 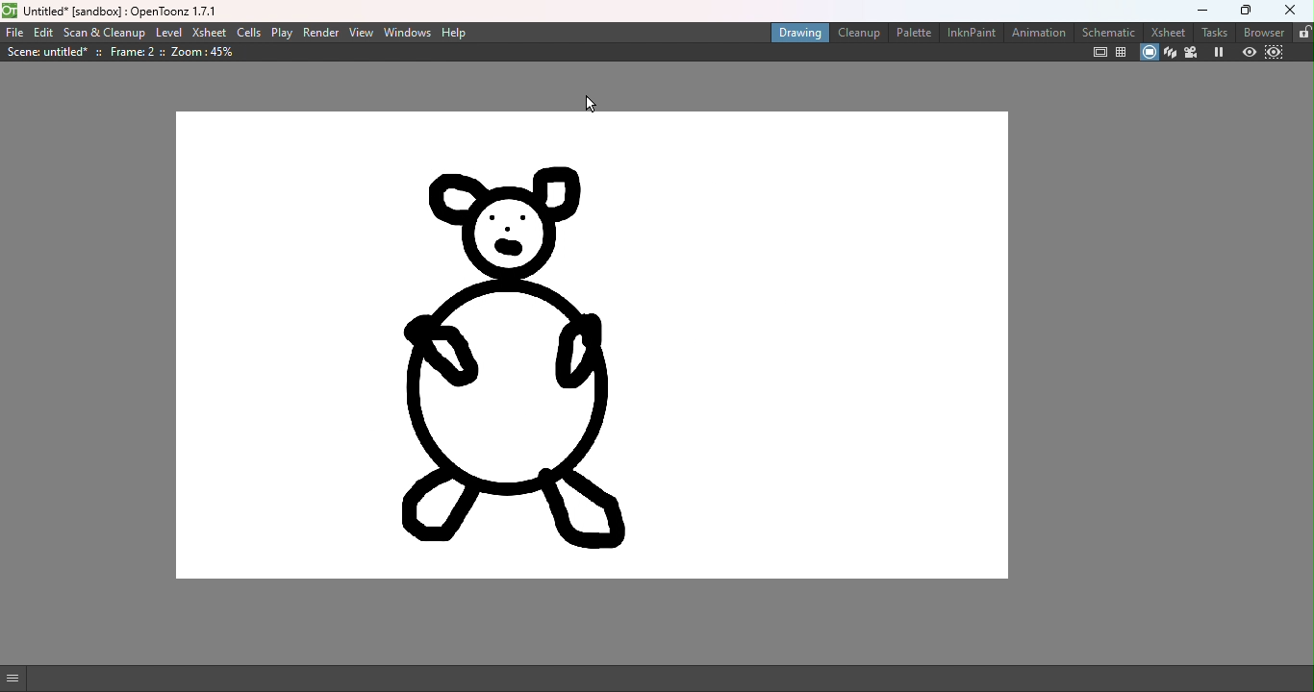 I want to click on Canvas, so click(x=598, y=342).